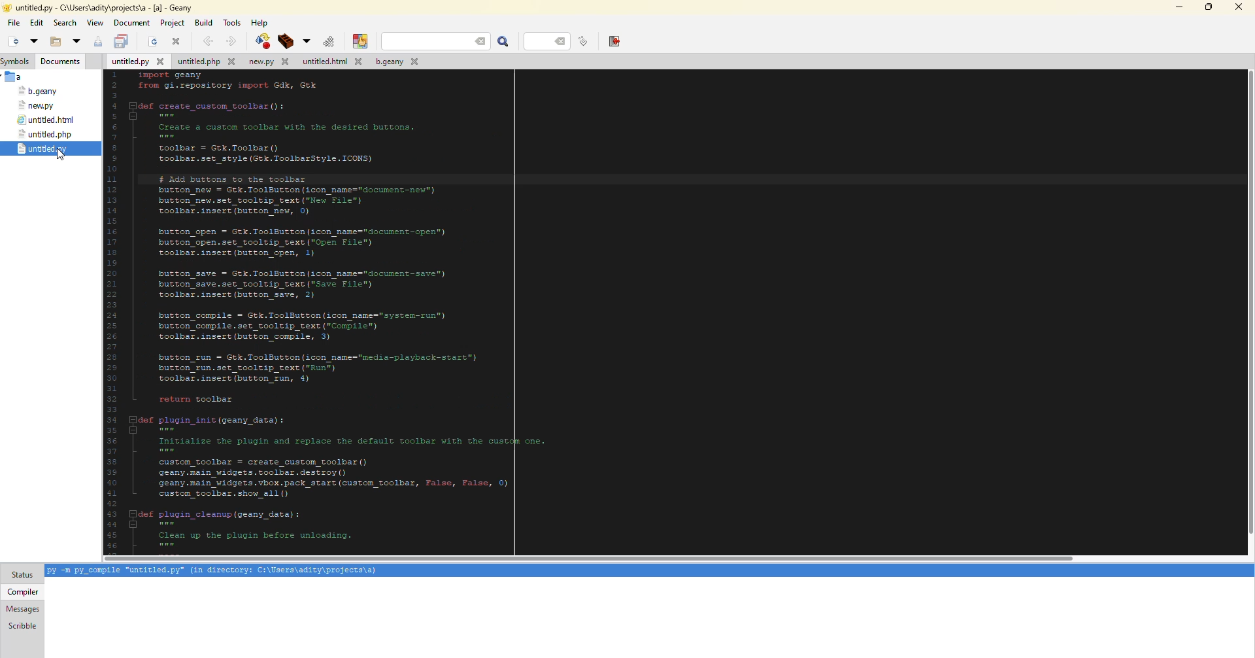 Image resolution: width=1255 pixels, height=658 pixels. What do you see at coordinates (438, 41) in the screenshot?
I see `search` at bounding box center [438, 41].